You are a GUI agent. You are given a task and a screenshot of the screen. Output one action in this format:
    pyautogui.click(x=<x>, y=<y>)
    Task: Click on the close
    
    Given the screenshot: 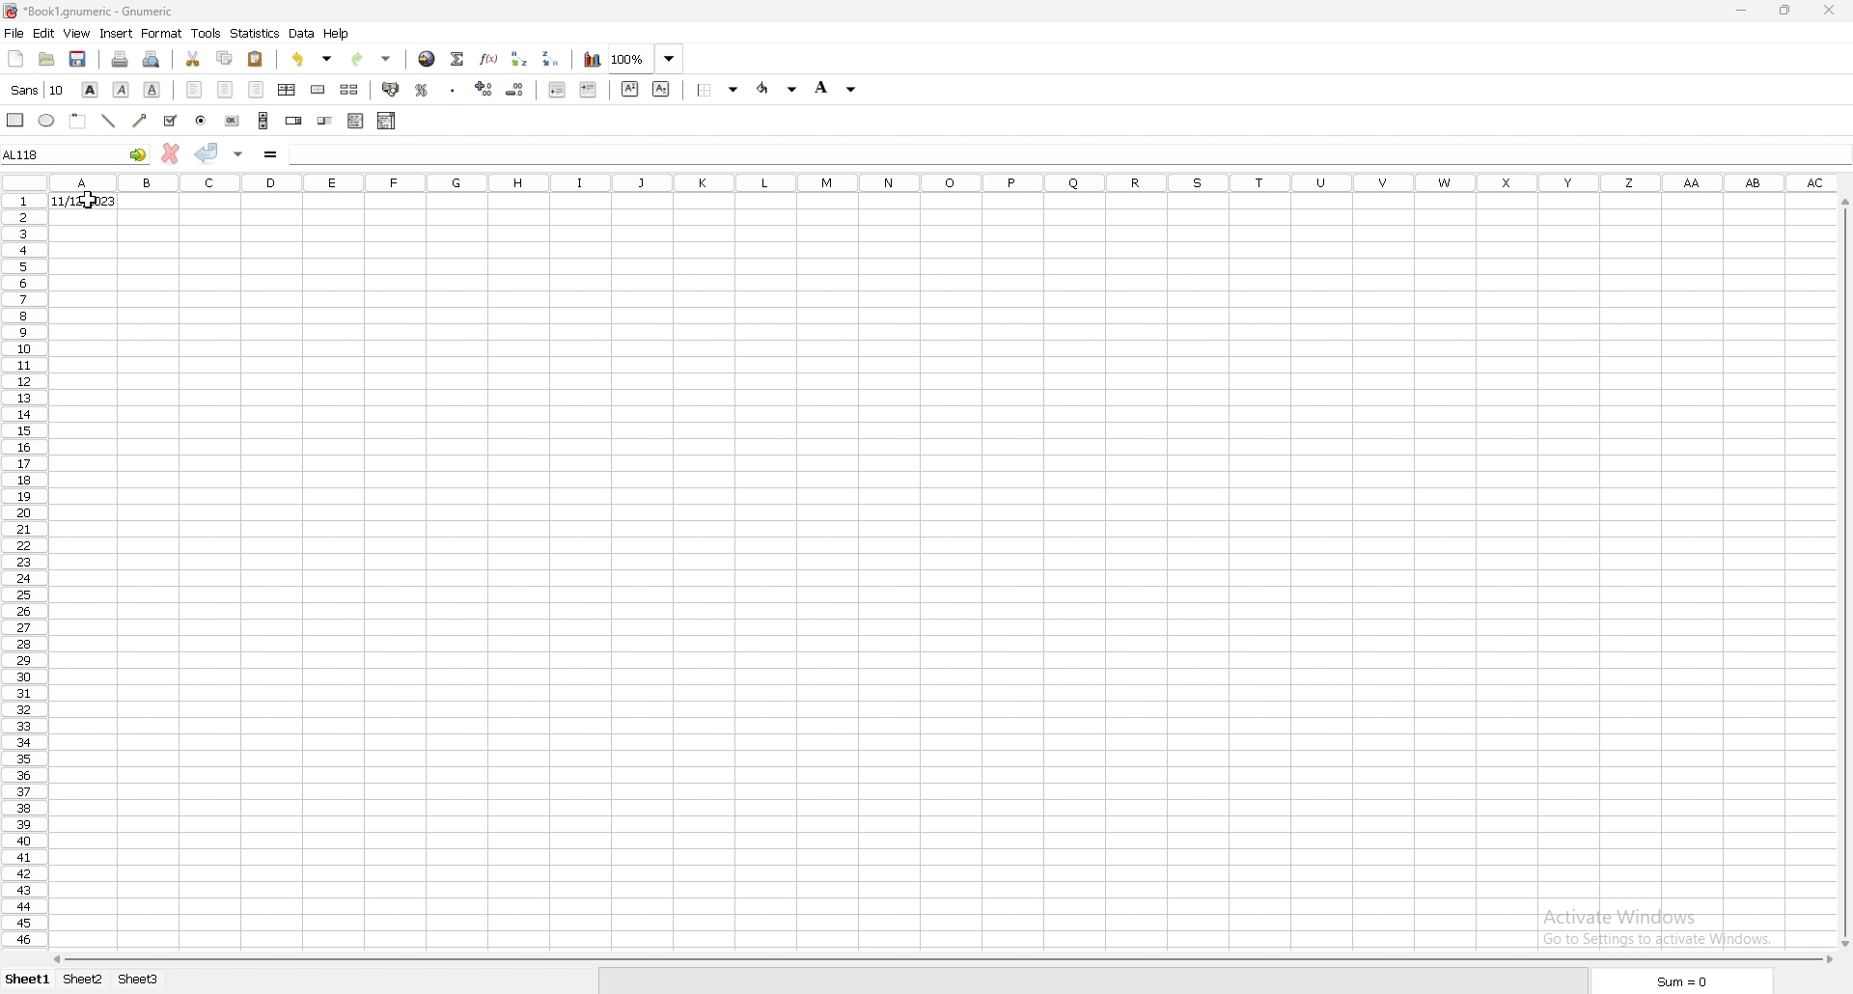 What is the action you would take?
    pyautogui.click(x=1831, y=11)
    